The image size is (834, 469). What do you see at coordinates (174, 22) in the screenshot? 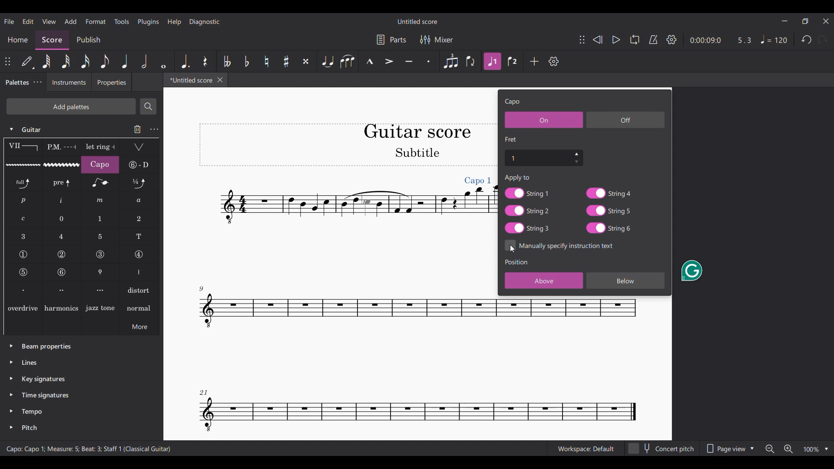
I see `Help menu` at bounding box center [174, 22].